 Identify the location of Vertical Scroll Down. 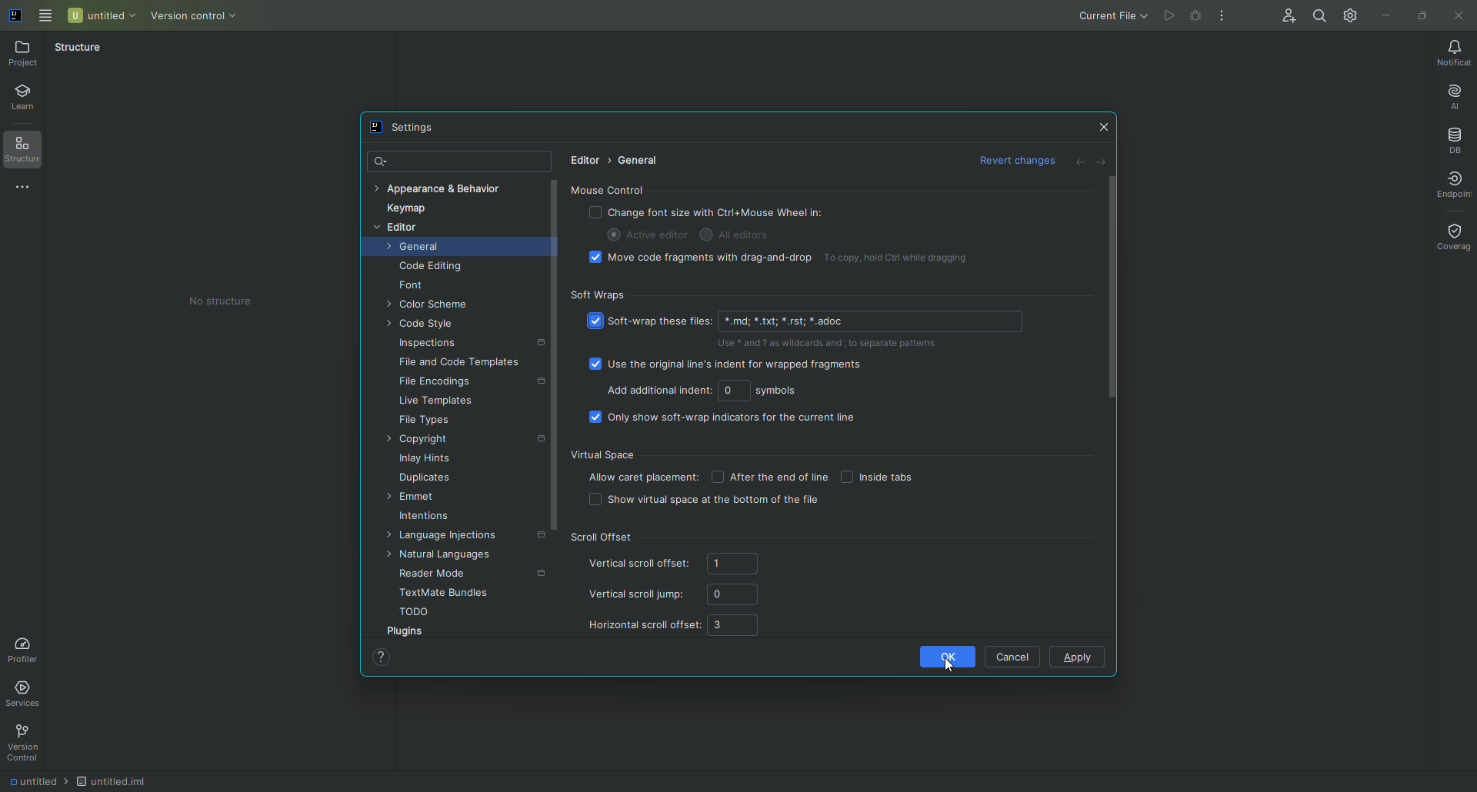
(1112, 289).